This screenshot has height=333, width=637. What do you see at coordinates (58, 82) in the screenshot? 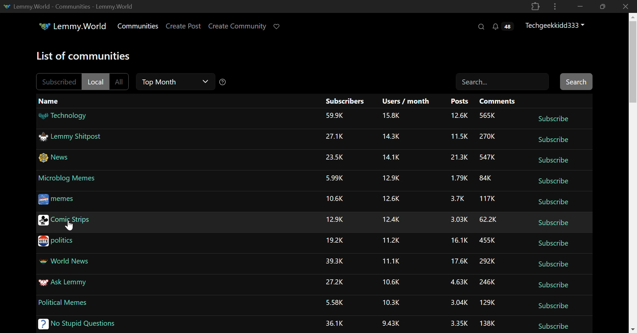
I see `Subscribed` at bounding box center [58, 82].